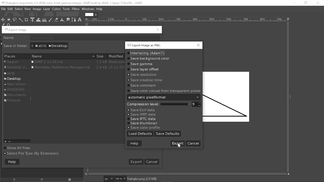 Image resolution: width=324 pixels, height=182 pixels. I want to click on folder, so click(17, 74).